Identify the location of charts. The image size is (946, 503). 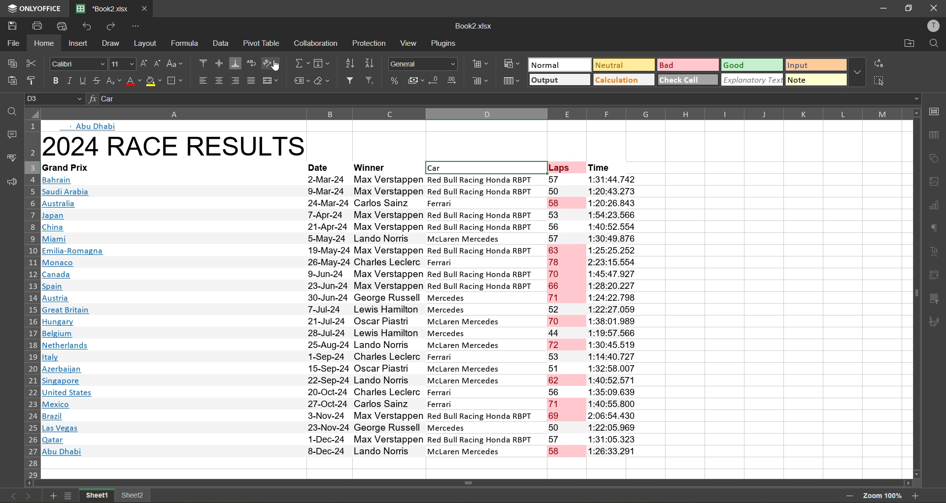
(936, 207).